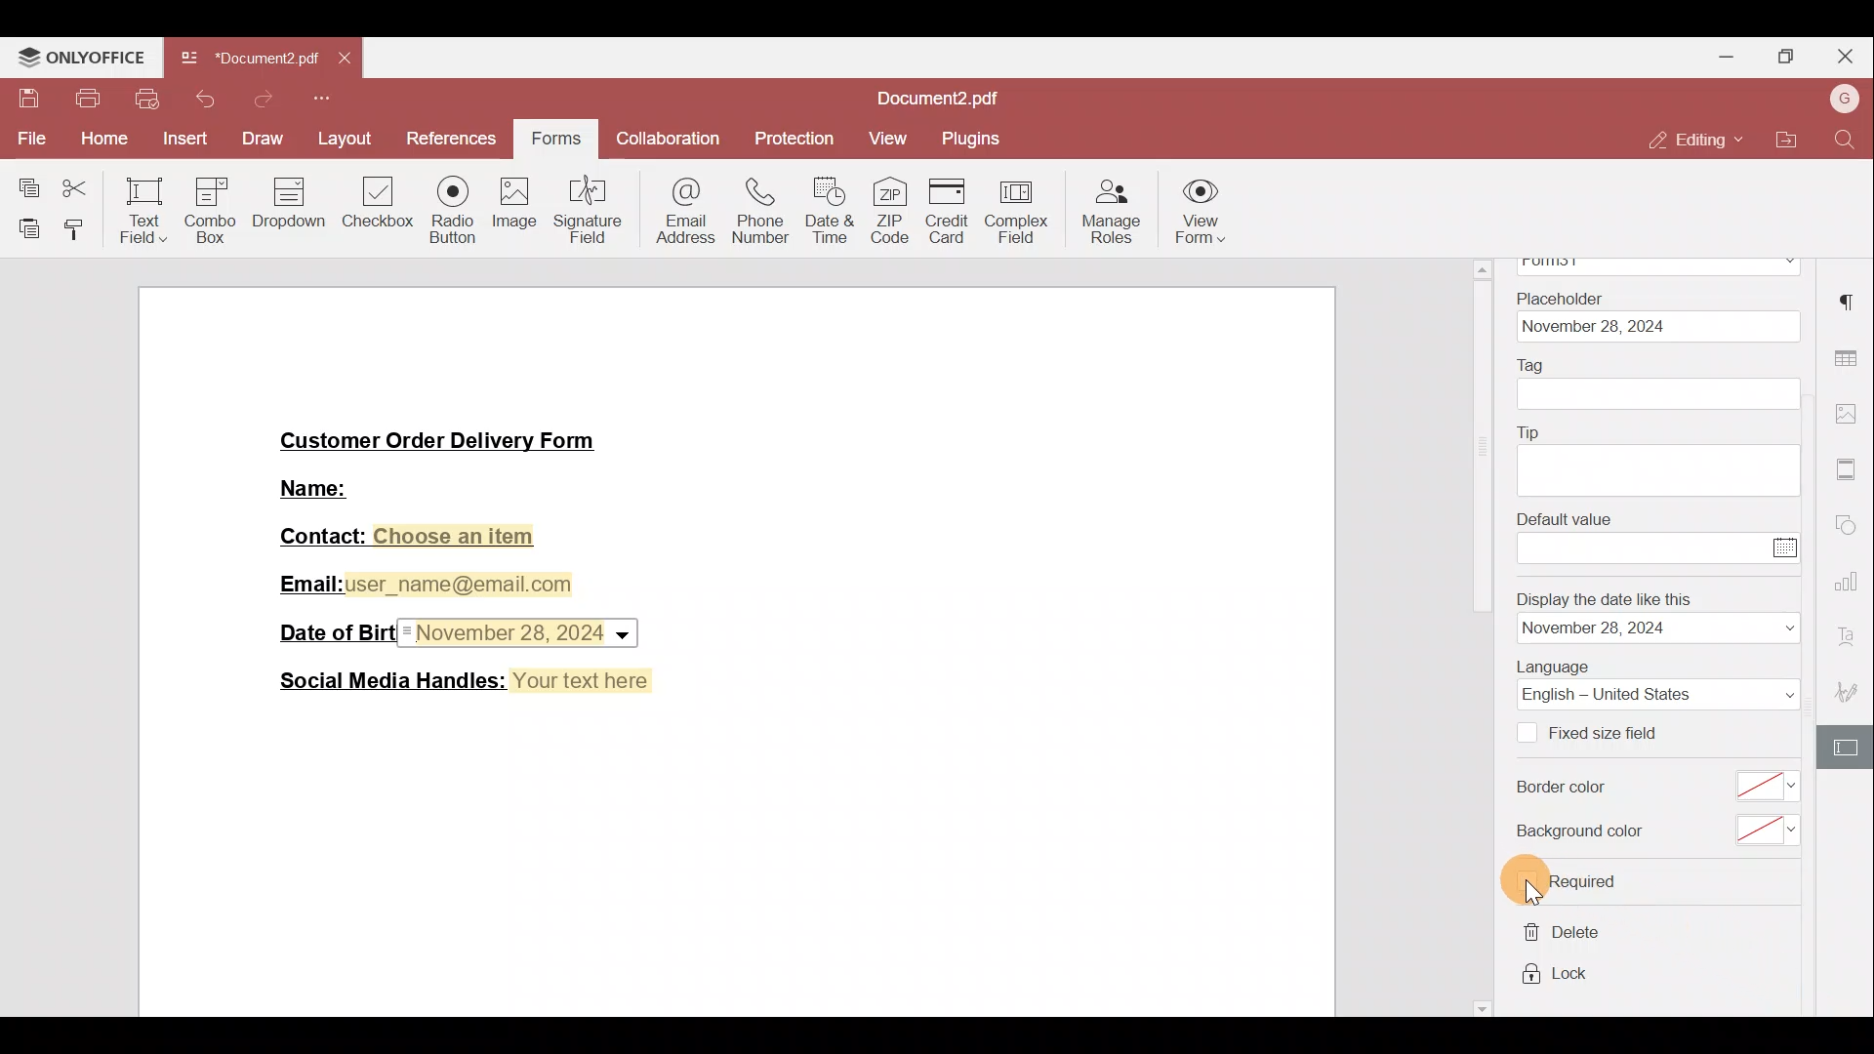  What do you see at coordinates (78, 226) in the screenshot?
I see `Copy style` at bounding box center [78, 226].